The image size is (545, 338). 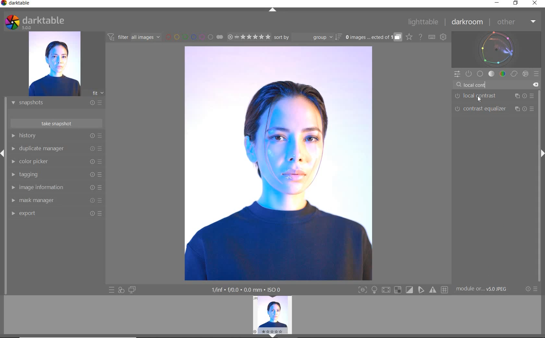 What do you see at coordinates (373, 38) in the screenshot?
I see `EXPAND GROUPED IMAGES` at bounding box center [373, 38].